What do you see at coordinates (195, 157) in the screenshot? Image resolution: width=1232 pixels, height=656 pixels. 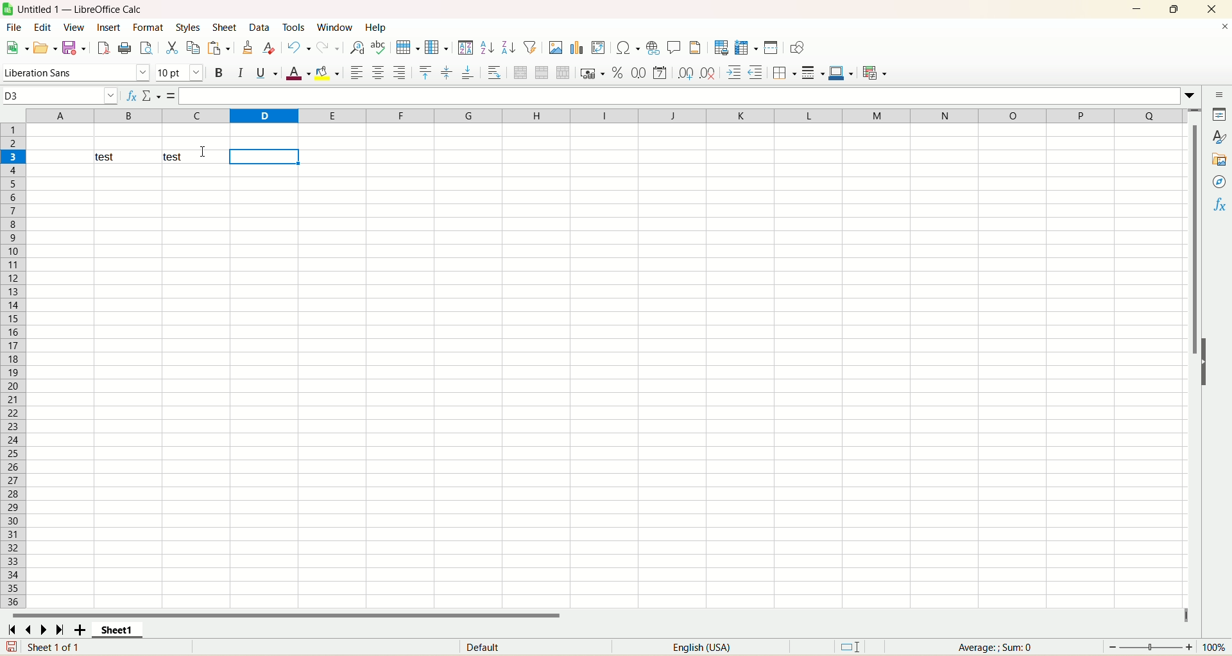 I see `test` at bounding box center [195, 157].